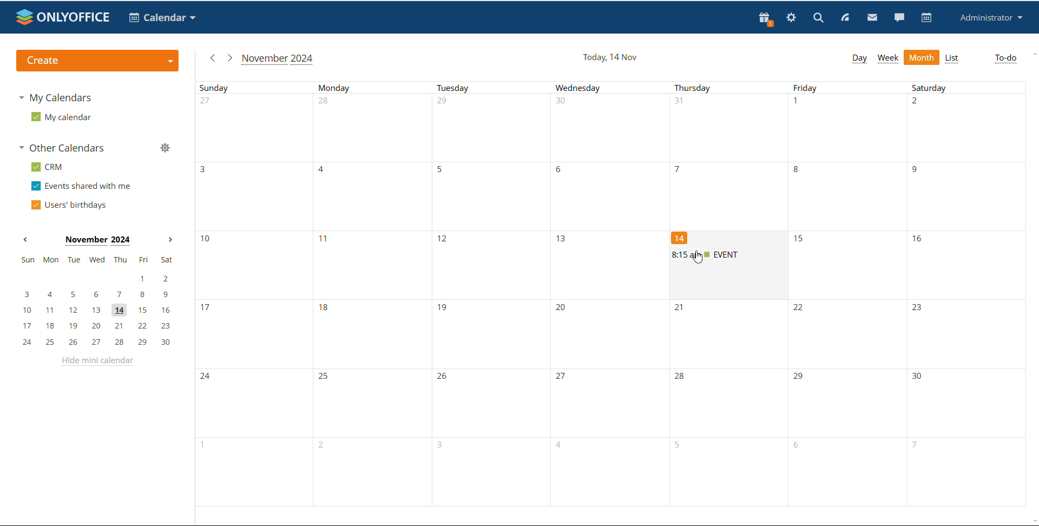 Image resolution: width=1039 pixels, height=526 pixels. Describe the element at coordinates (99, 363) in the screenshot. I see `hide mini calendar` at that location.